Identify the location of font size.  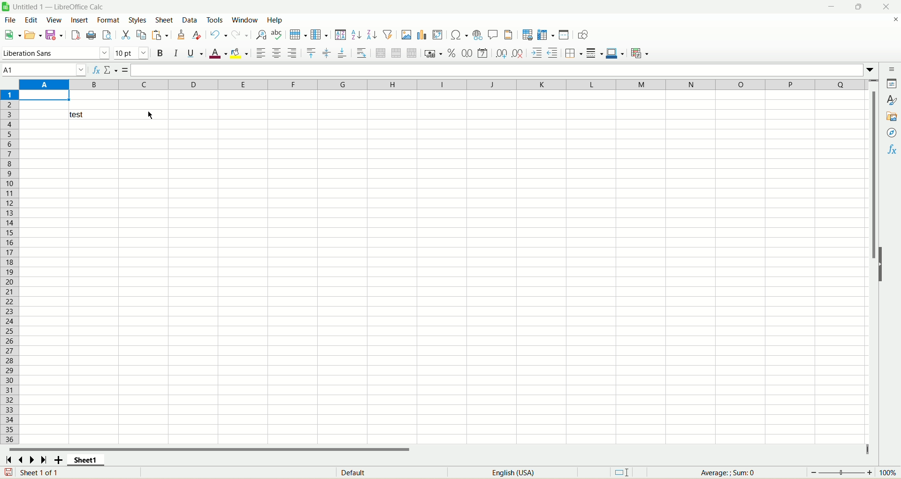
(131, 53).